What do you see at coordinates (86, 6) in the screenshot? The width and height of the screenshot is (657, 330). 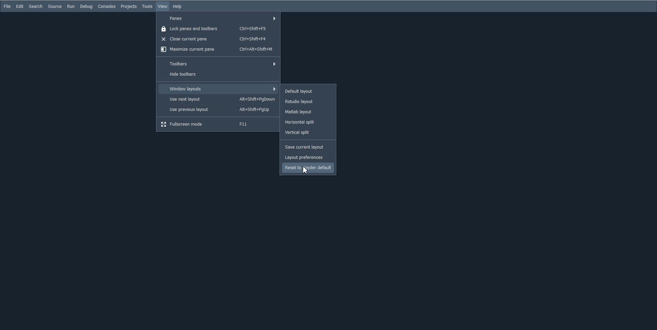 I see `Debug` at bounding box center [86, 6].